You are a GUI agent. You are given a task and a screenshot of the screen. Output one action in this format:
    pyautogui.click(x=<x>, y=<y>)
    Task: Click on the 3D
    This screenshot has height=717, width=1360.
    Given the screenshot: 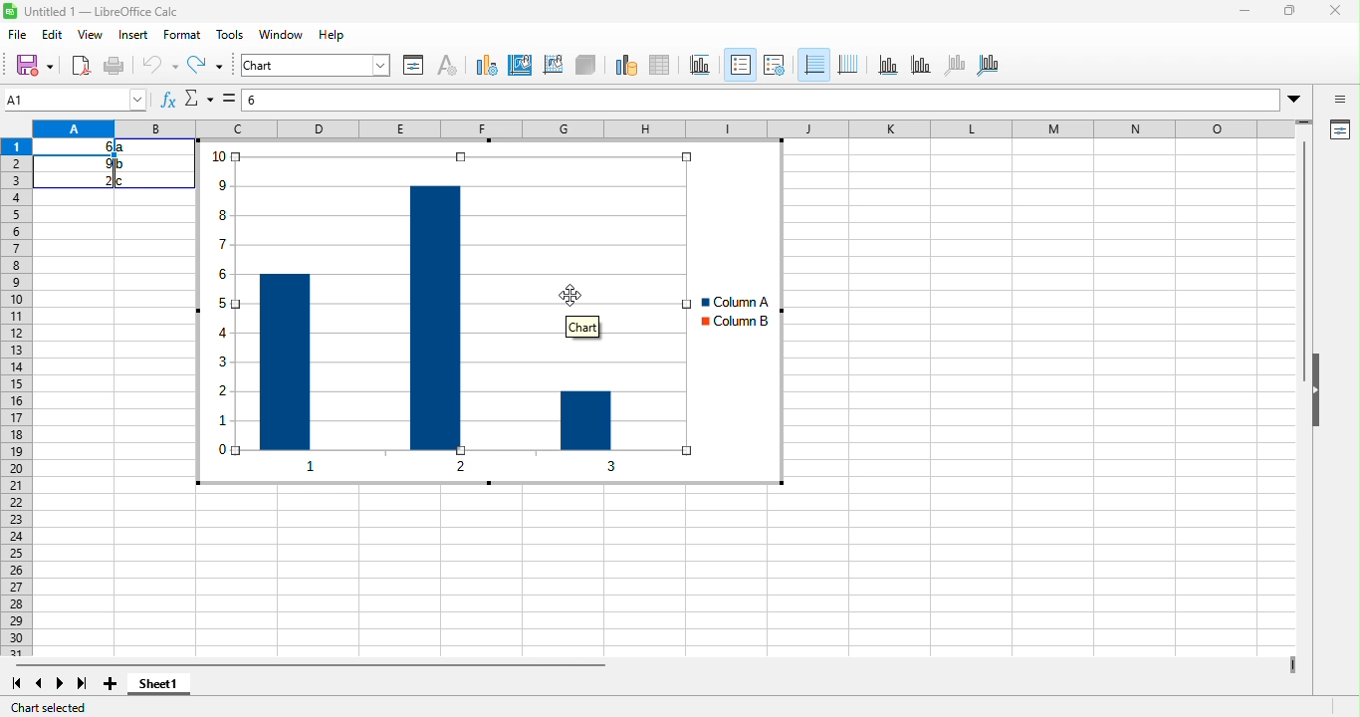 What is the action you would take?
    pyautogui.click(x=585, y=66)
    